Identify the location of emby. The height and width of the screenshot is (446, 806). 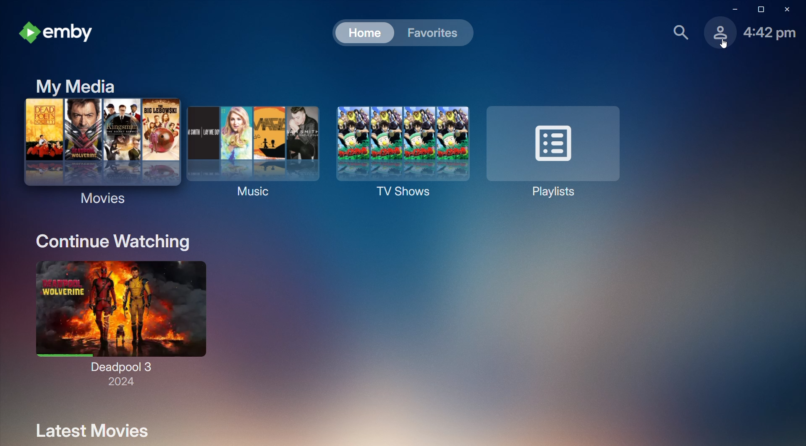
(60, 32).